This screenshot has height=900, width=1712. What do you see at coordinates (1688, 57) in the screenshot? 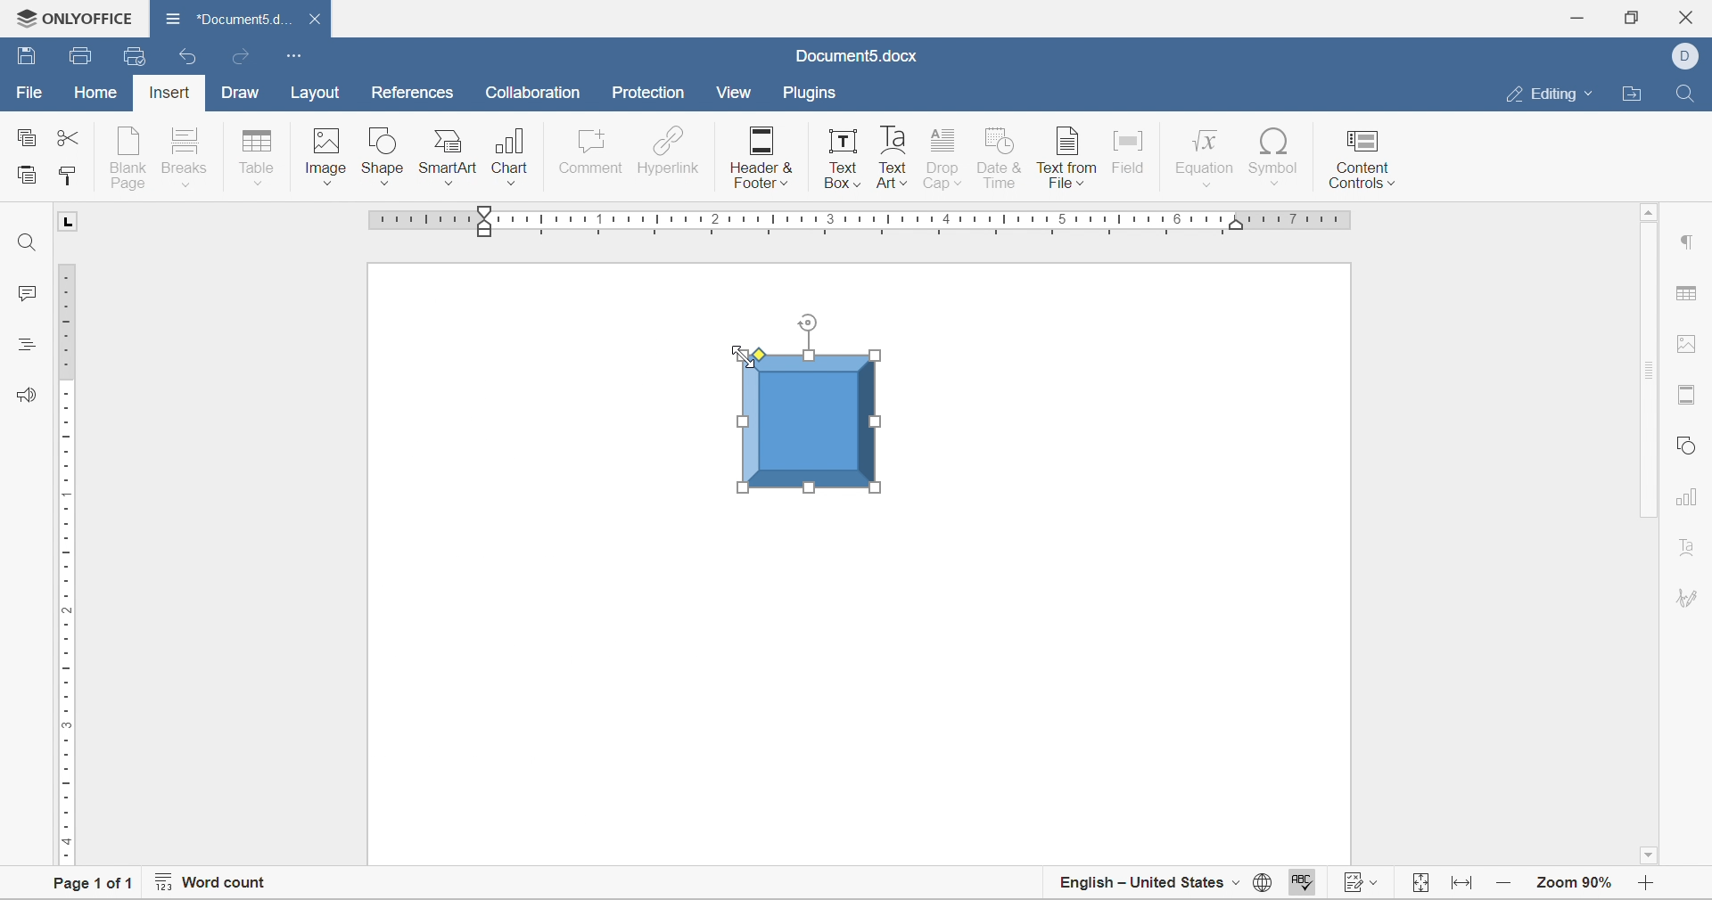
I see `dell` at bounding box center [1688, 57].